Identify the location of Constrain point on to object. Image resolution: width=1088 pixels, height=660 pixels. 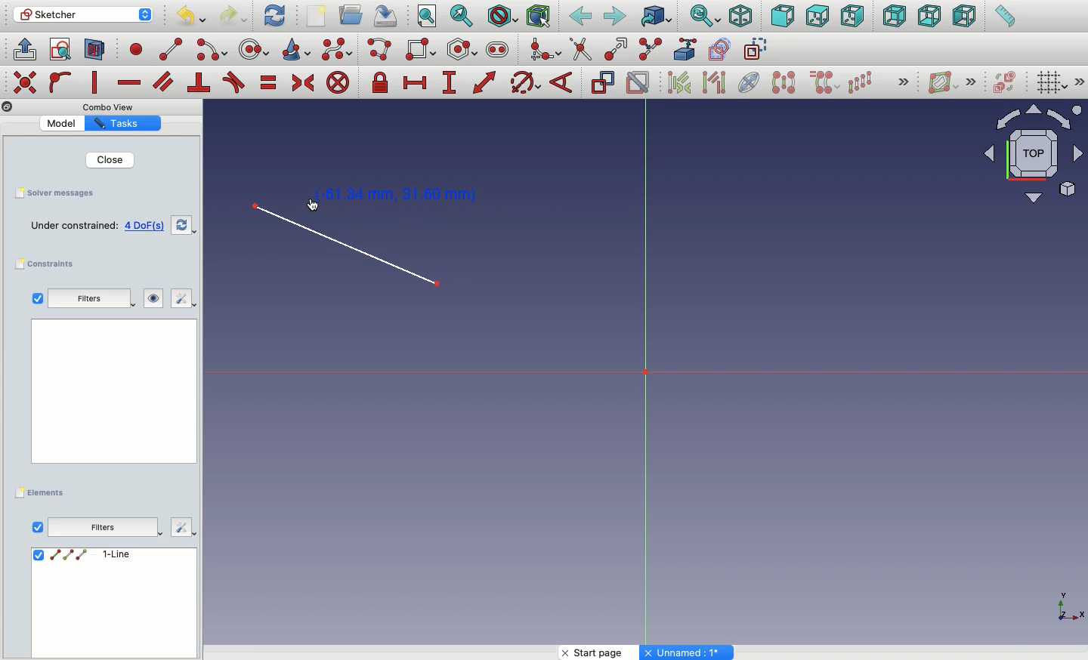
(60, 84).